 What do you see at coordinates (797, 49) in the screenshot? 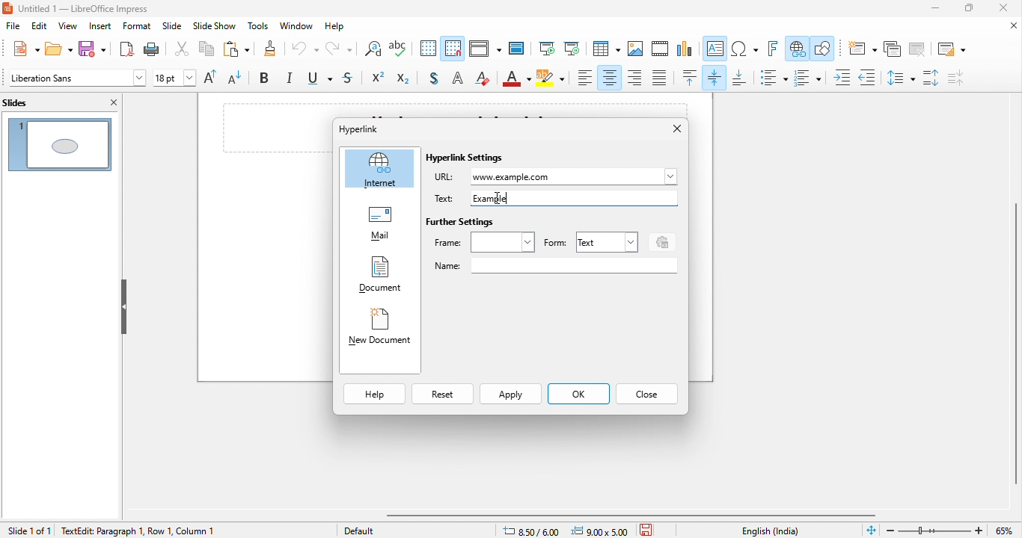
I see `hyperlink` at bounding box center [797, 49].